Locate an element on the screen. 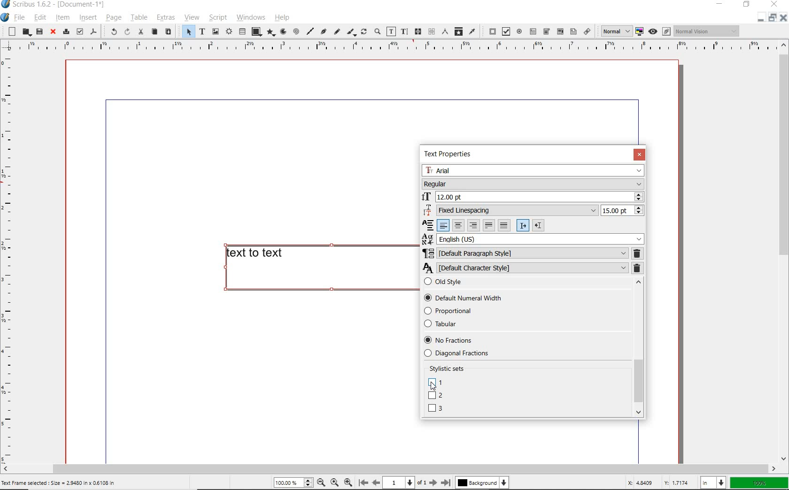 The width and height of the screenshot is (789, 490). pdf radio button is located at coordinates (519, 32).